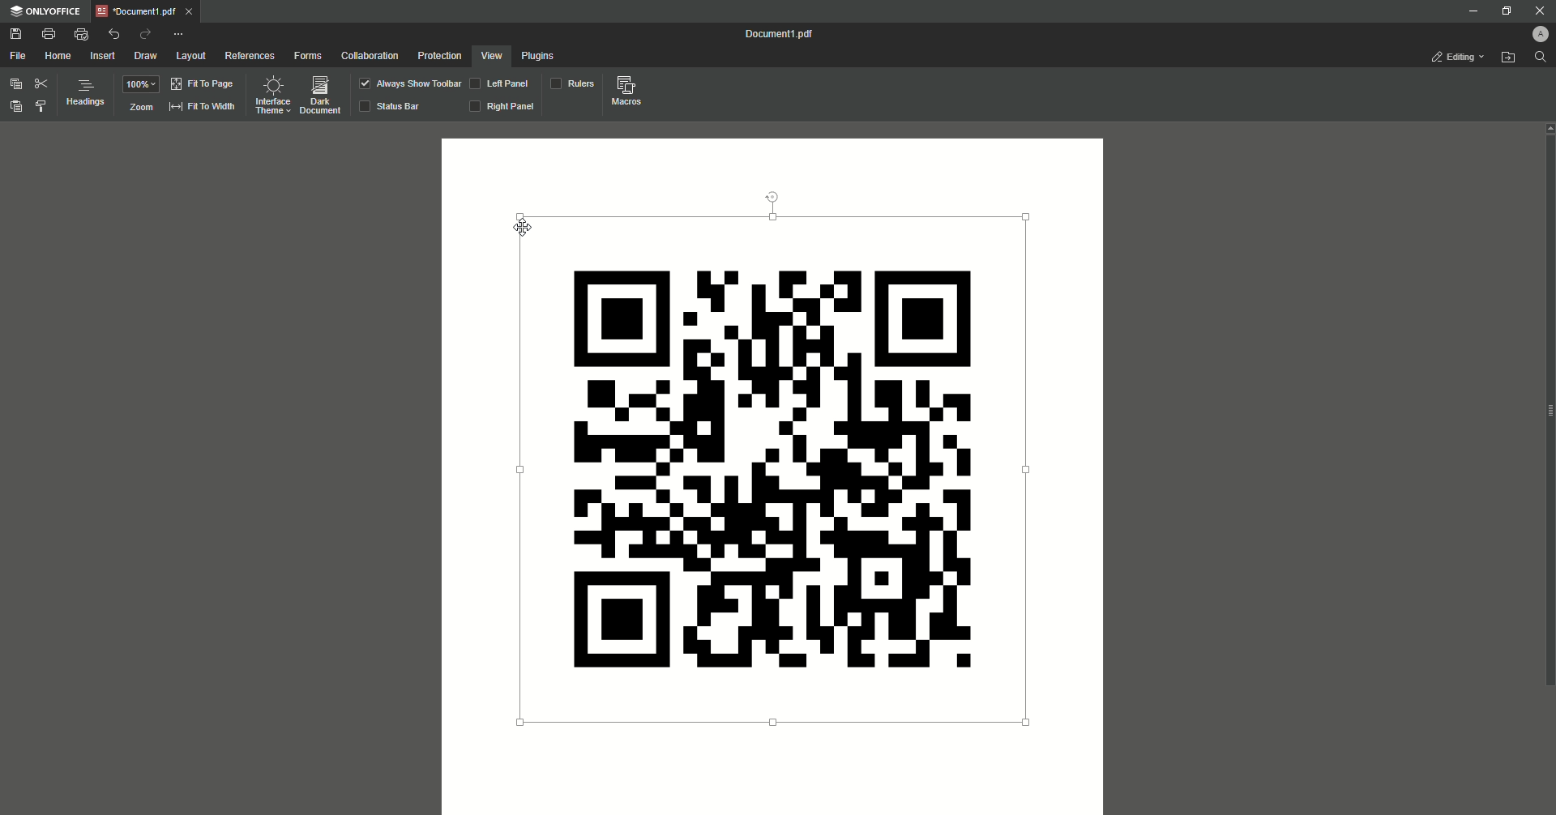 This screenshot has width=1556, height=815. What do you see at coordinates (540, 58) in the screenshot?
I see `Plugins` at bounding box center [540, 58].